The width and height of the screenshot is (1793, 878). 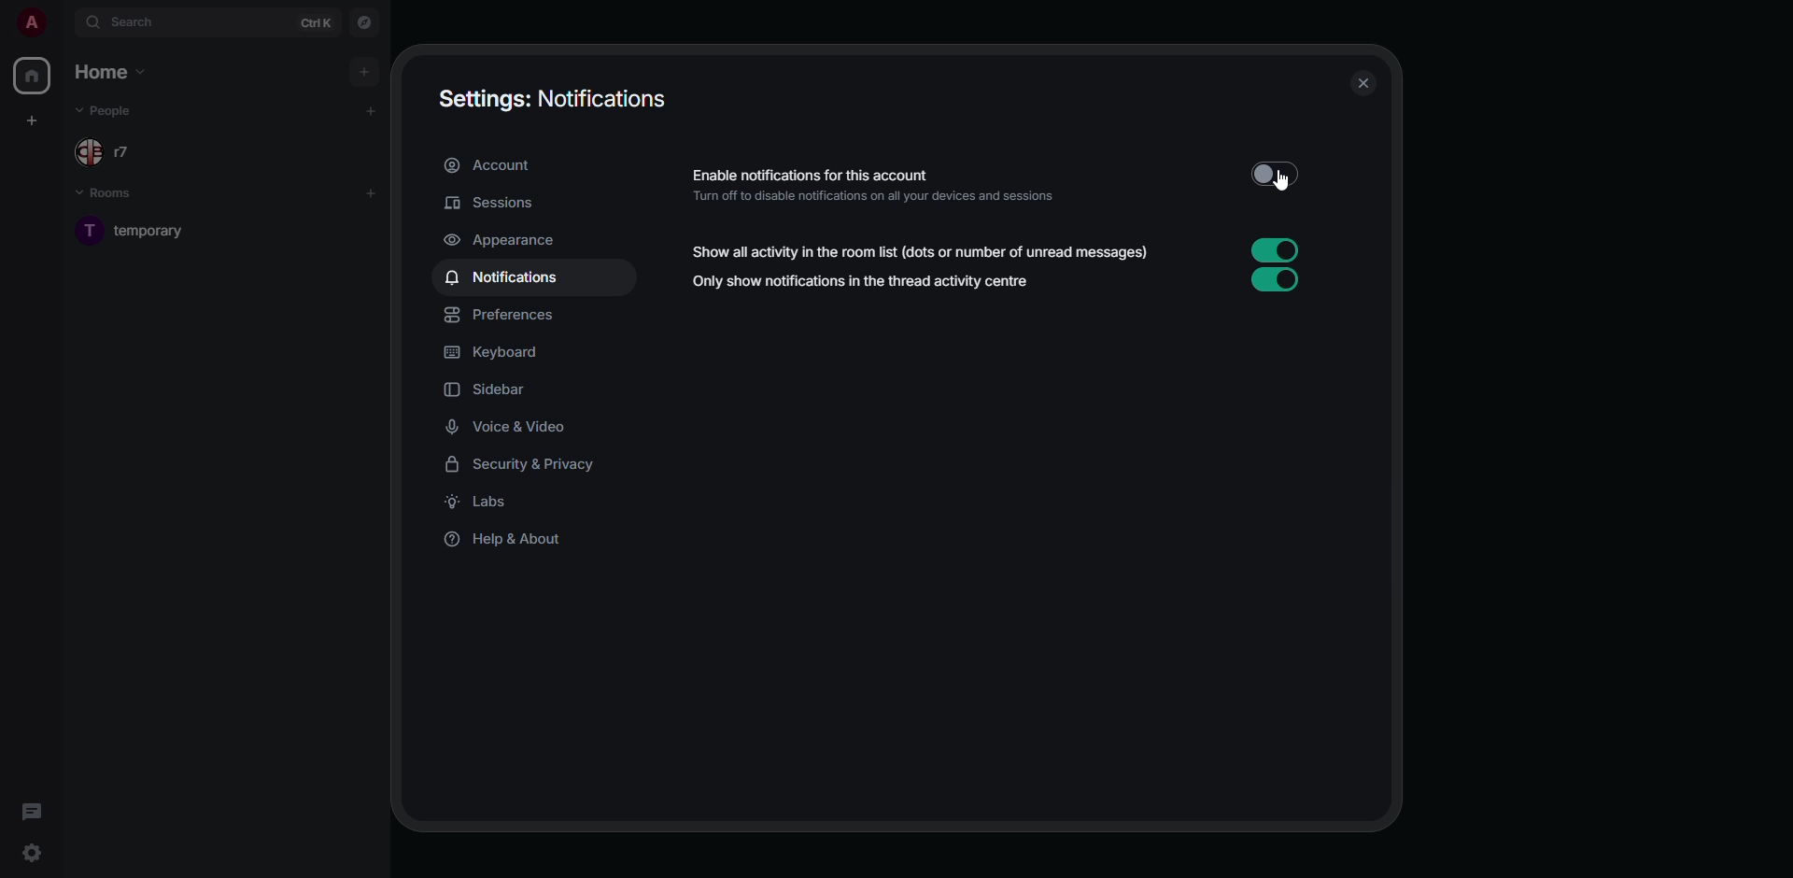 What do you see at coordinates (1362, 83) in the screenshot?
I see `close` at bounding box center [1362, 83].